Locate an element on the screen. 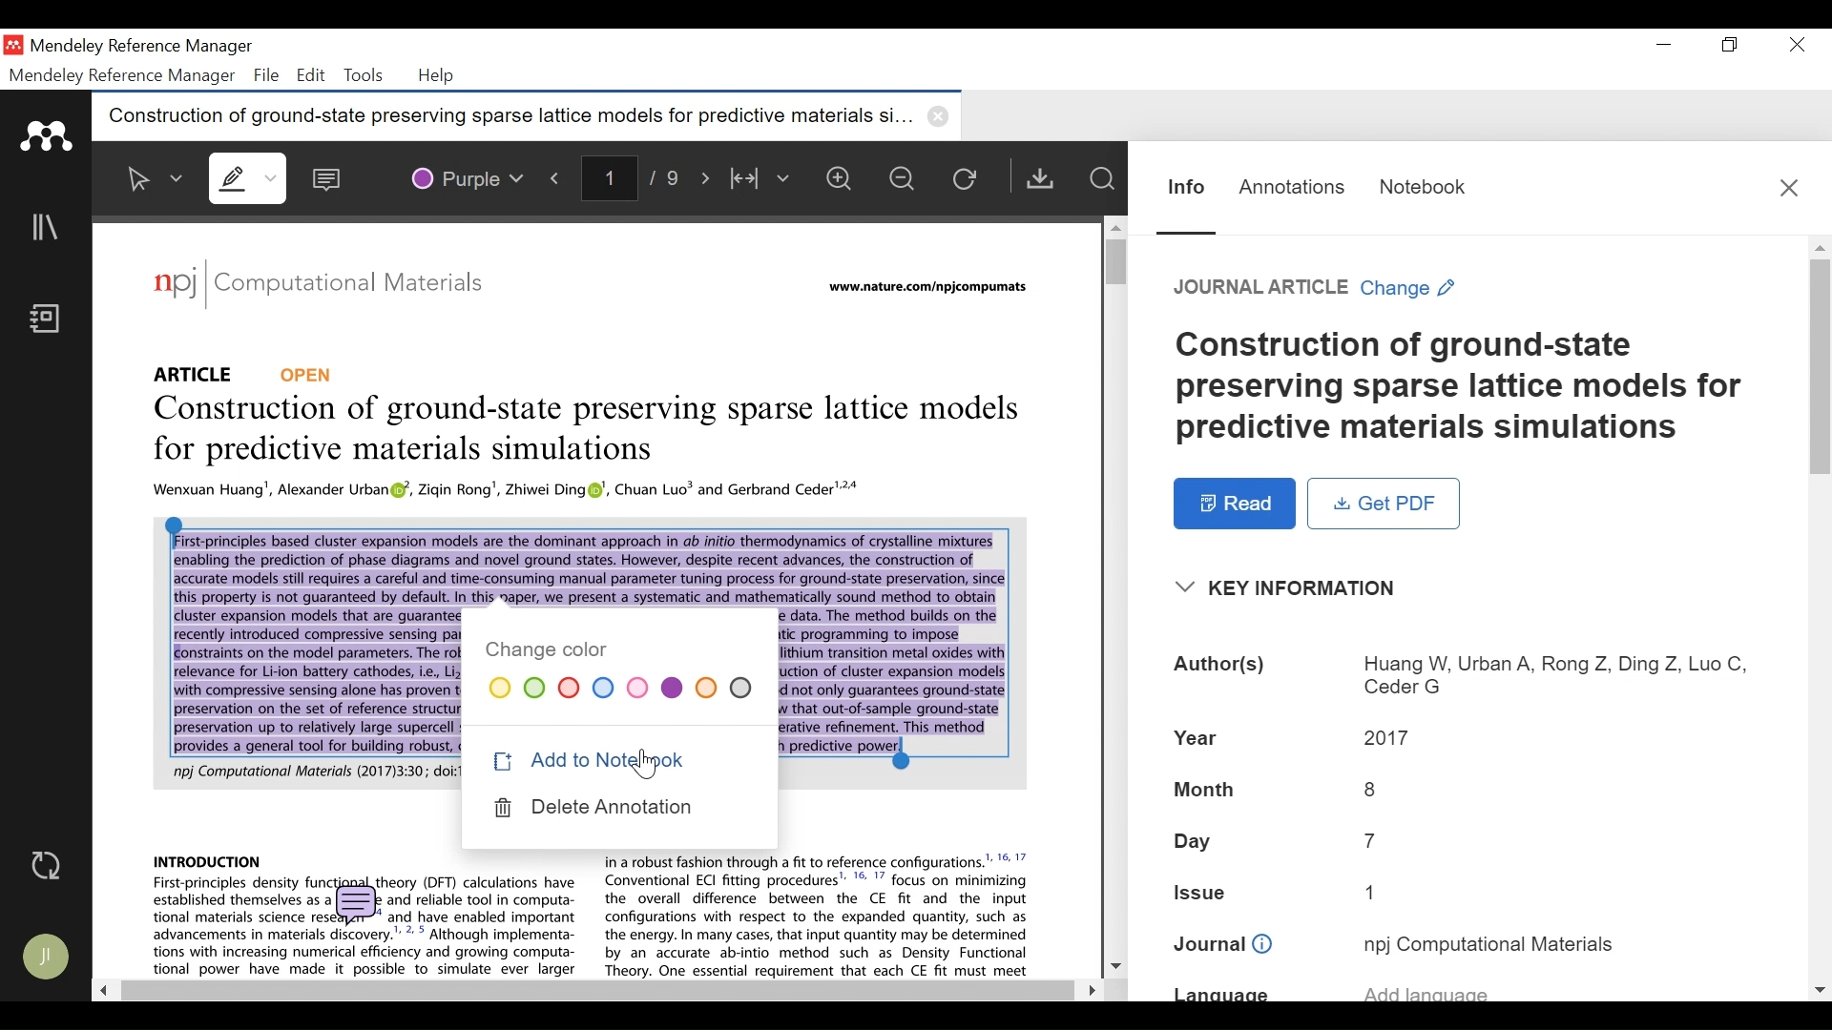 The image size is (1832, 1030). Year is located at coordinates (1388, 735).